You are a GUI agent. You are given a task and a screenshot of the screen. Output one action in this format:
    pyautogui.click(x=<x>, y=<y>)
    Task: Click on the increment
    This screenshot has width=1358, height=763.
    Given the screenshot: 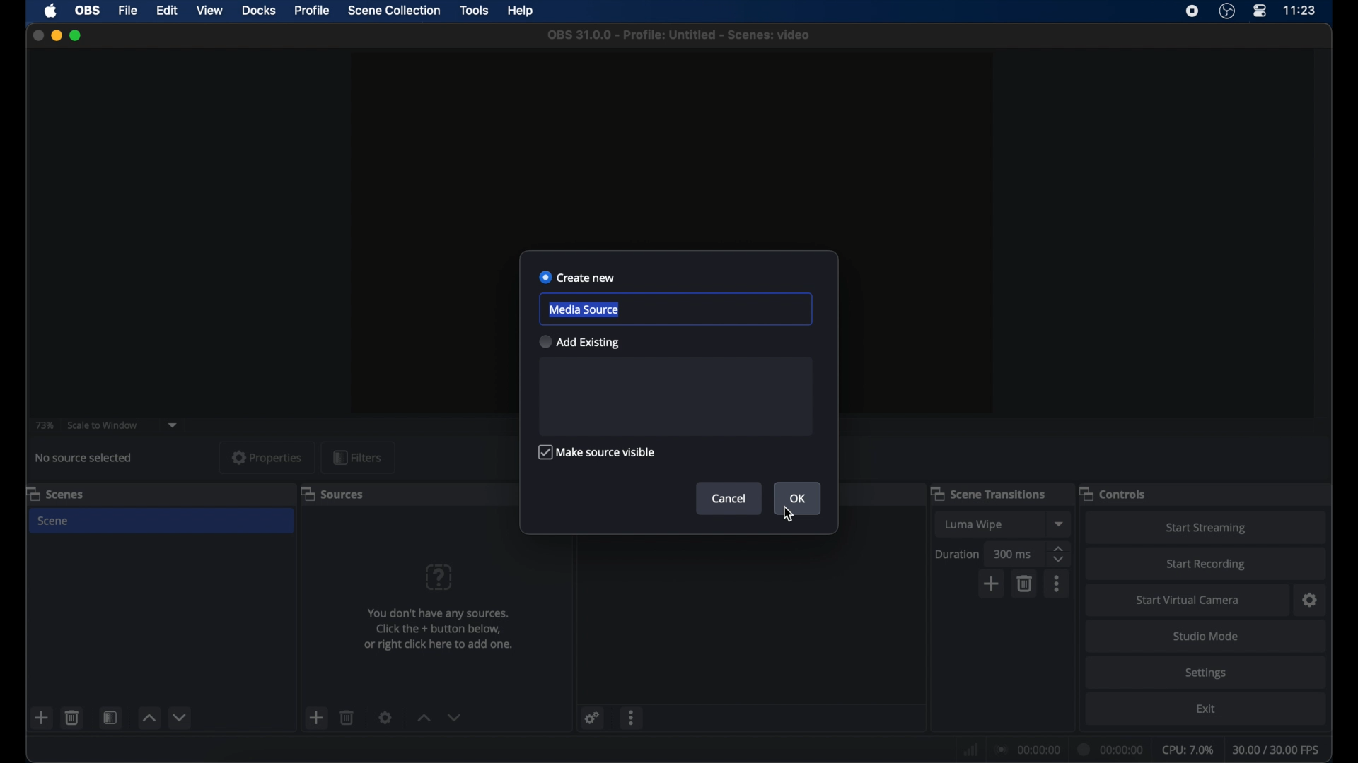 What is the action you would take?
    pyautogui.click(x=149, y=718)
    